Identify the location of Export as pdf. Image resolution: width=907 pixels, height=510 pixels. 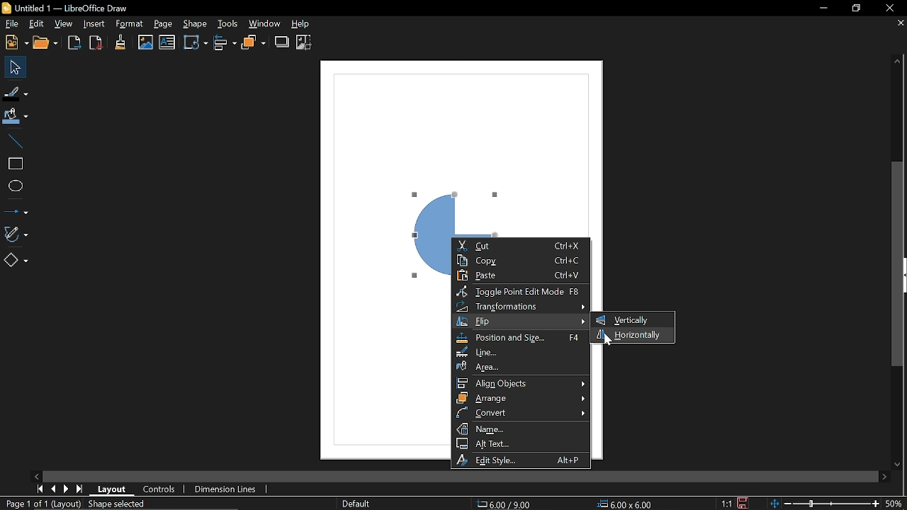
(95, 42).